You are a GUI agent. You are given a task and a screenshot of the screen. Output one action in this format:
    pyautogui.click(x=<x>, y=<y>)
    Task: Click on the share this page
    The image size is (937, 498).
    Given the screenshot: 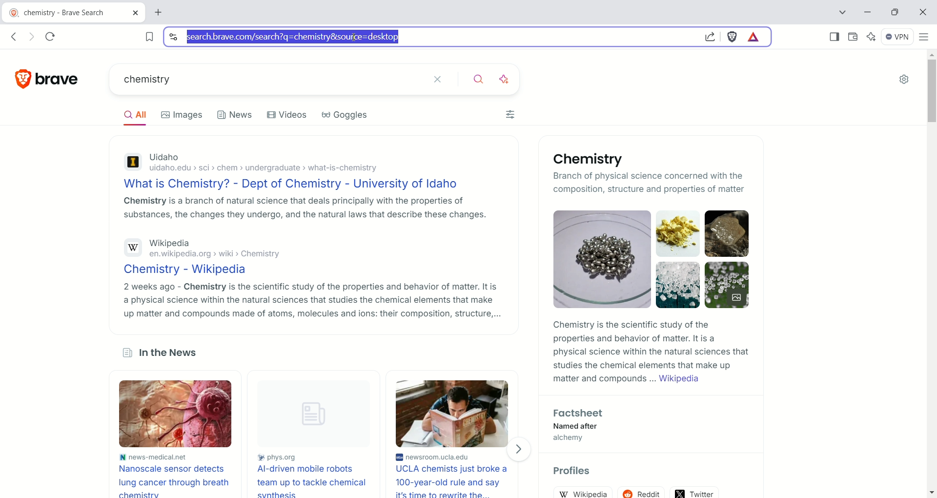 What is the action you would take?
    pyautogui.click(x=709, y=36)
    